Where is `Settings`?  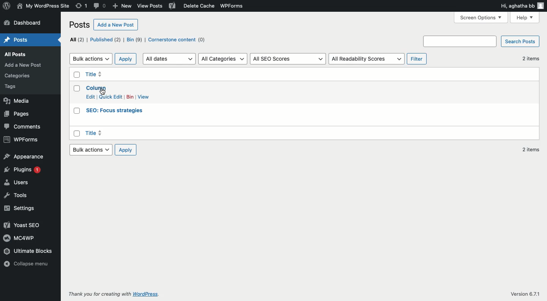 Settings is located at coordinates (20, 207).